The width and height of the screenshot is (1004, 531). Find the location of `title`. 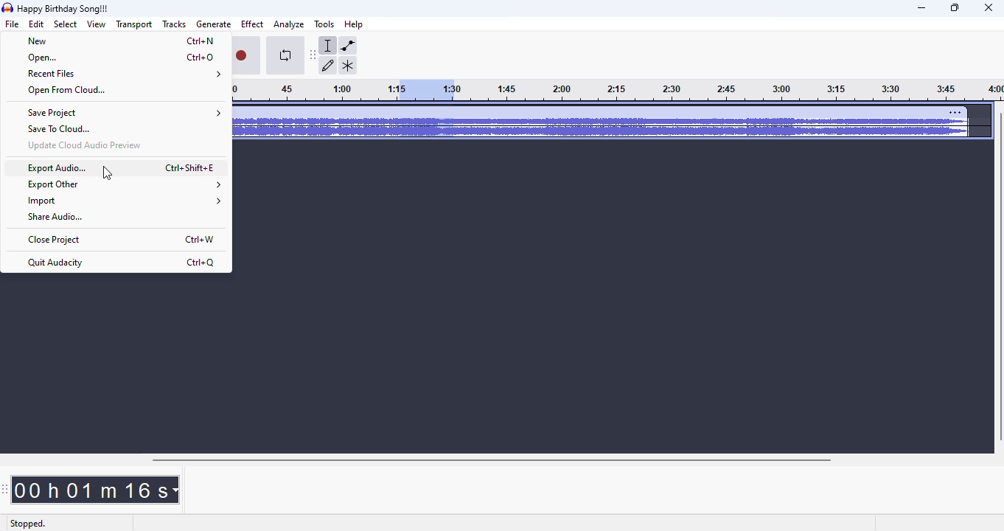

title is located at coordinates (64, 9).